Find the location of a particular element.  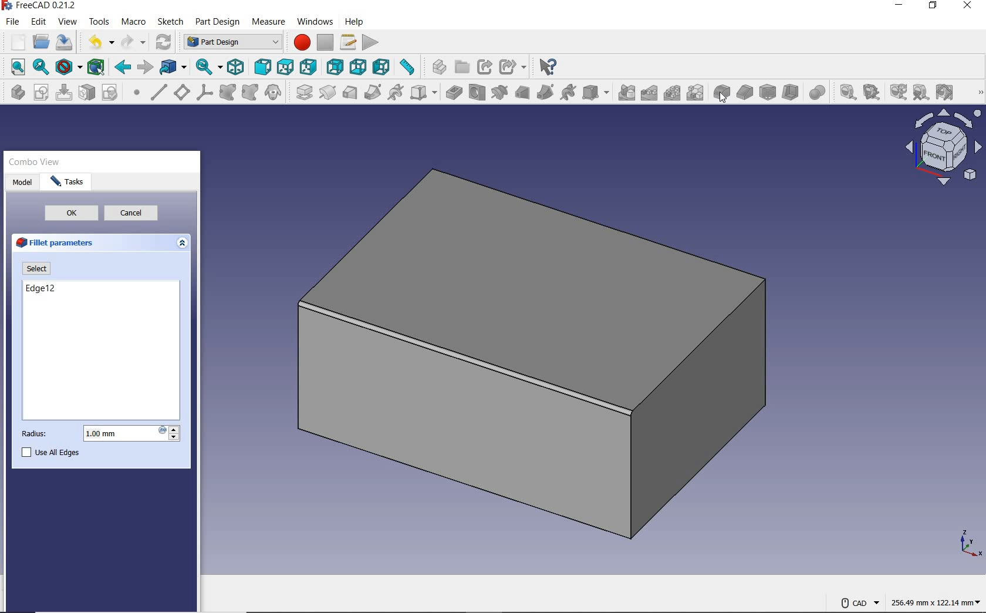

undo is located at coordinates (99, 41).